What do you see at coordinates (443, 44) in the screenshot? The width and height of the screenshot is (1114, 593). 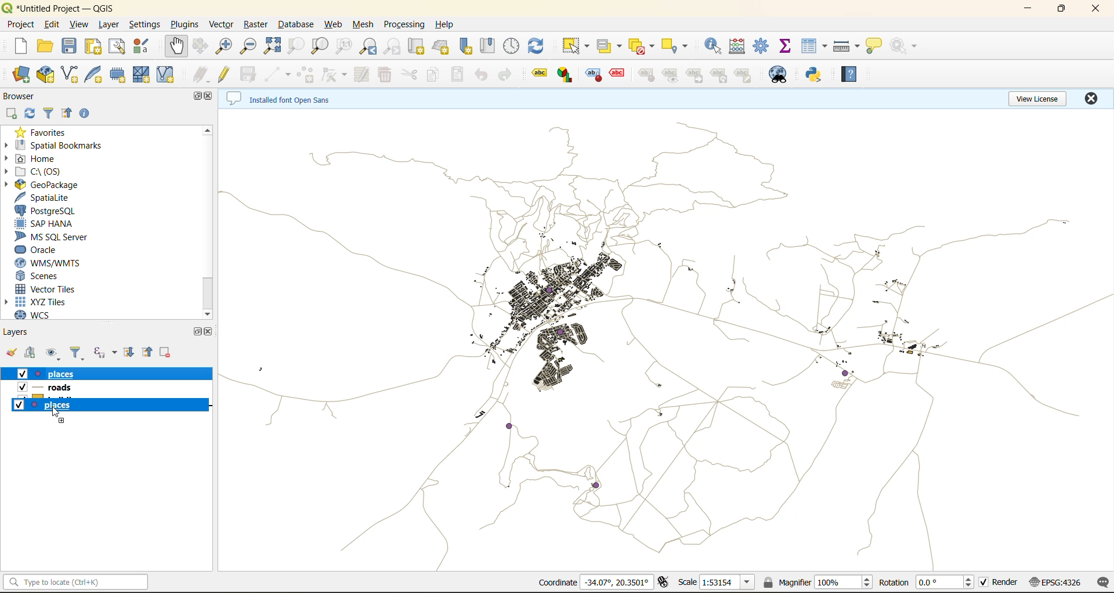 I see `new 3d map` at bounding box center [443, 44].